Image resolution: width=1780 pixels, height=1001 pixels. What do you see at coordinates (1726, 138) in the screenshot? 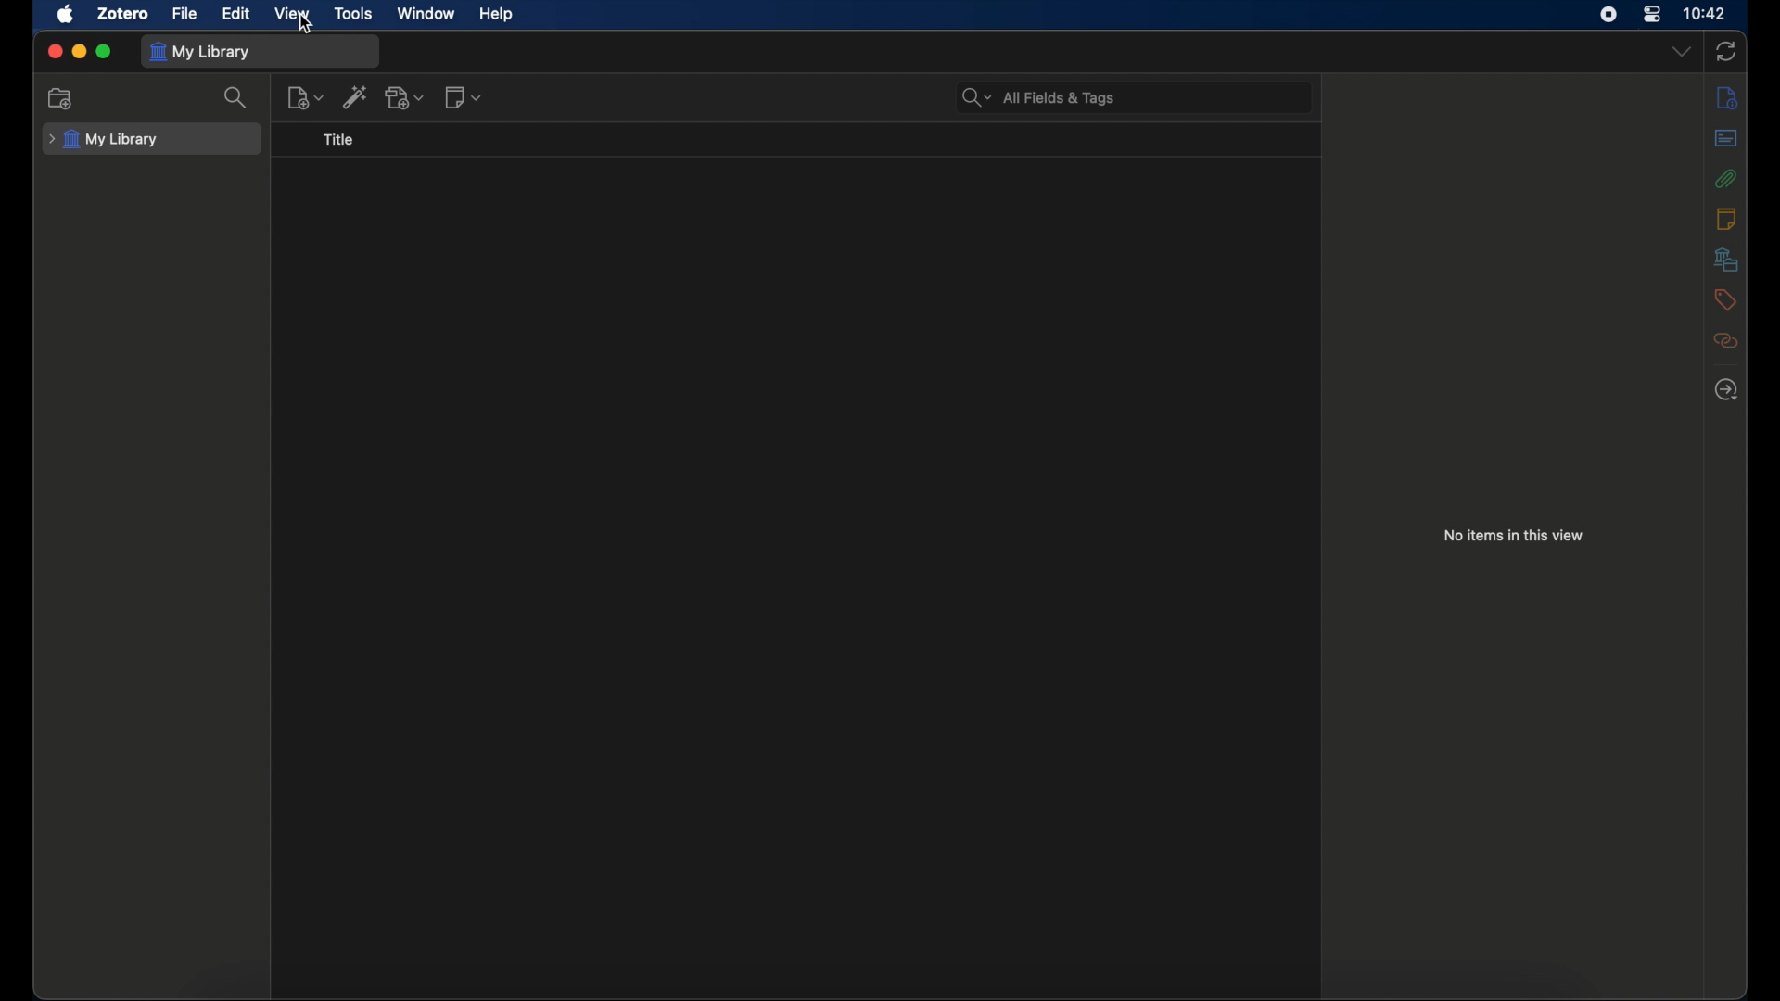
I see `abstract` at bounding box center [1726, 138].